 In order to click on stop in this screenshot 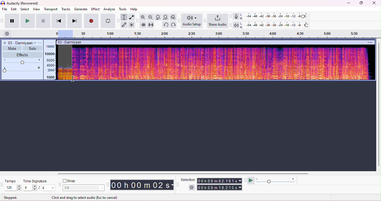, I will do `click(43, 21)`.